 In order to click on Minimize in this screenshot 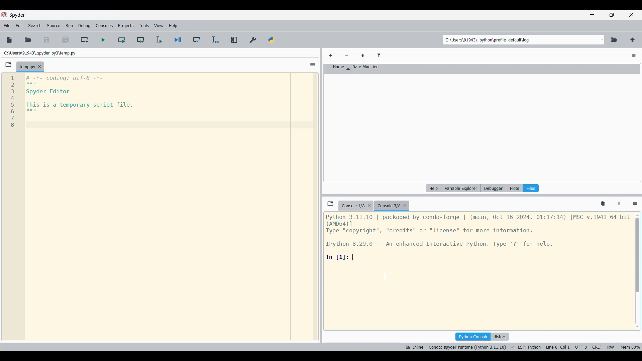, I will do `click(592, 14)`.